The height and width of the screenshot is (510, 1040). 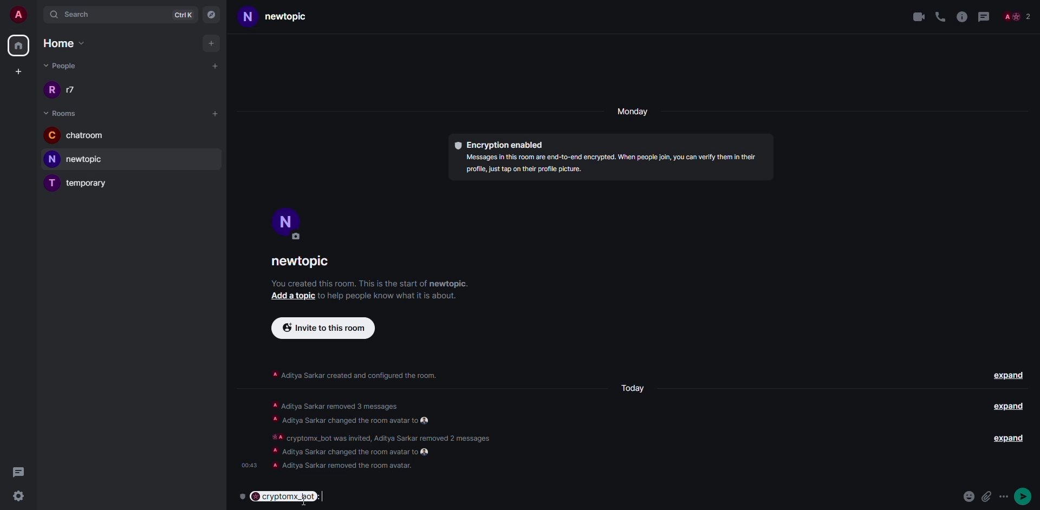 I want to click on Today, so click(x=632, y=388).